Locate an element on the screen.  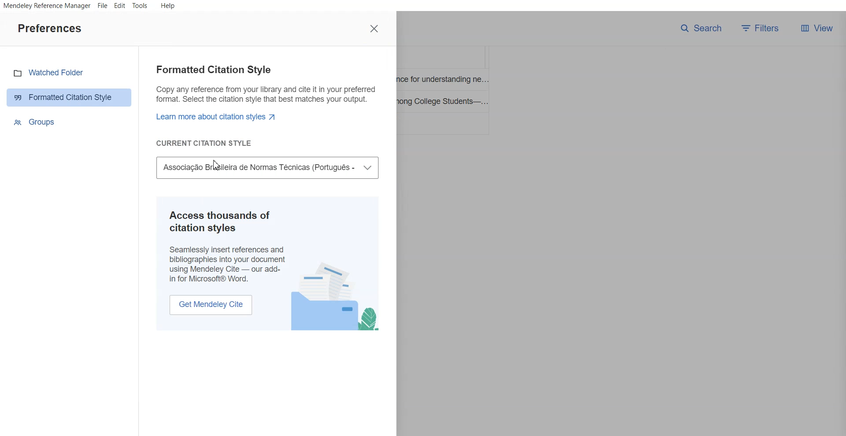
Watched Folder is located at coordinates (69, 73).